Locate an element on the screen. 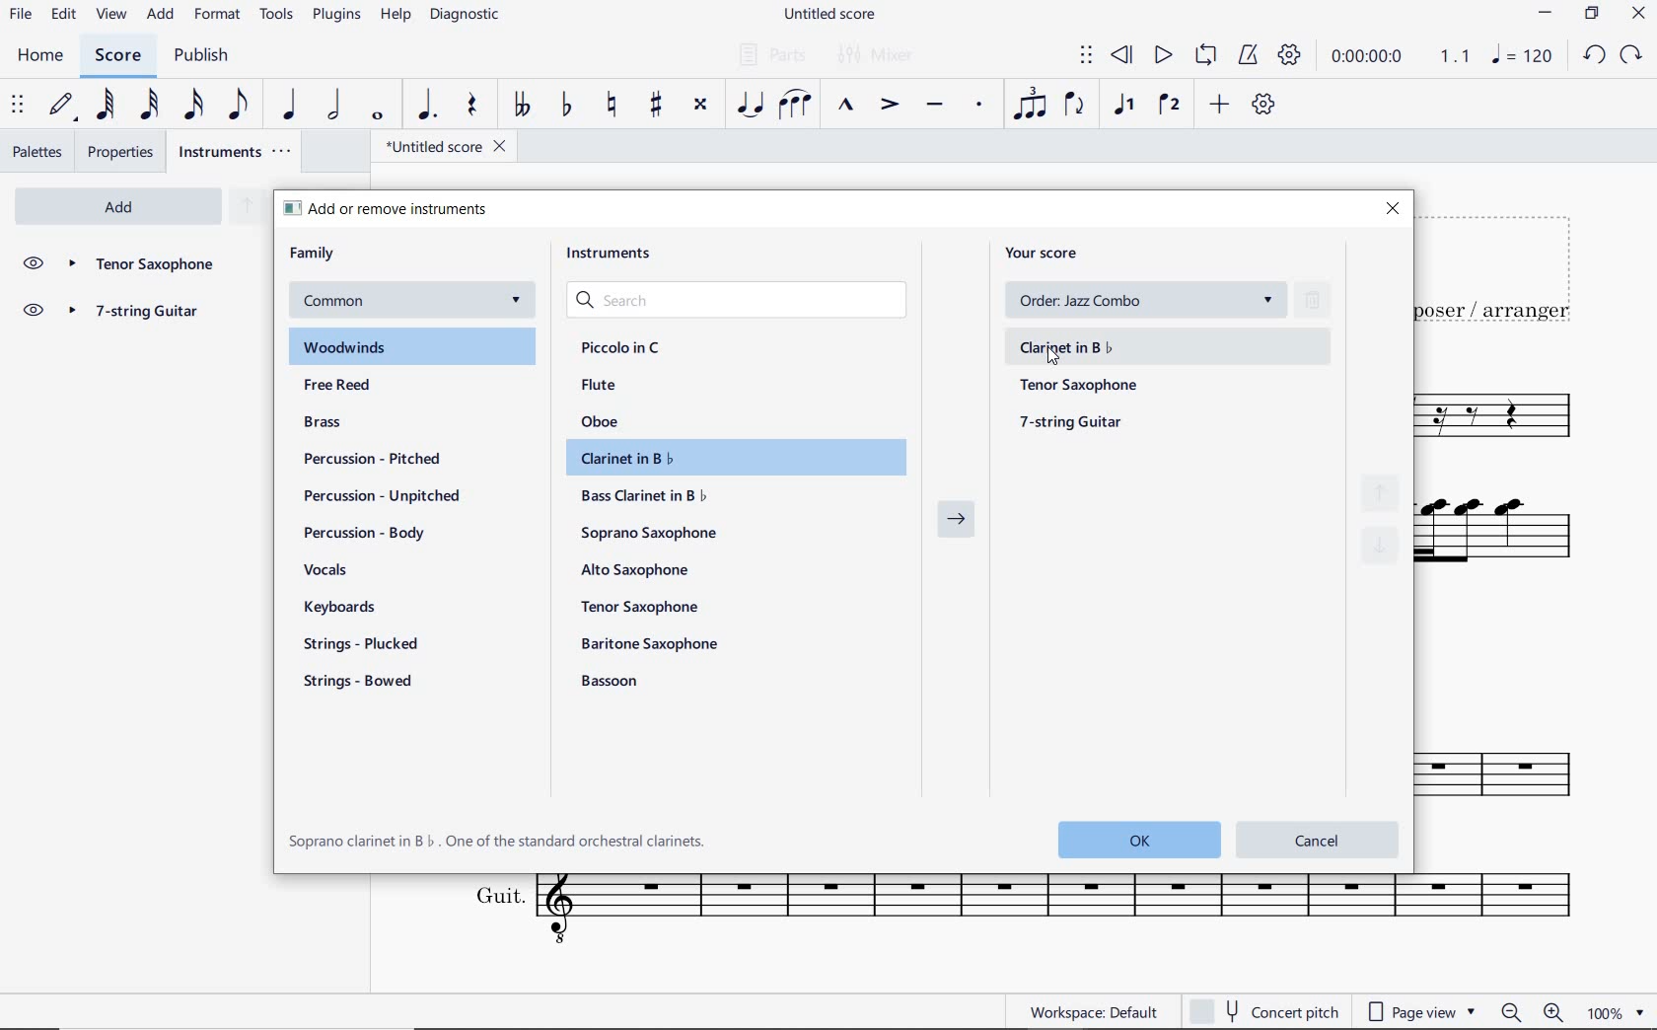 Image resolution: width=1657 pixels, height=1030 pixels. SCORE is located at coordinates (115, 55).